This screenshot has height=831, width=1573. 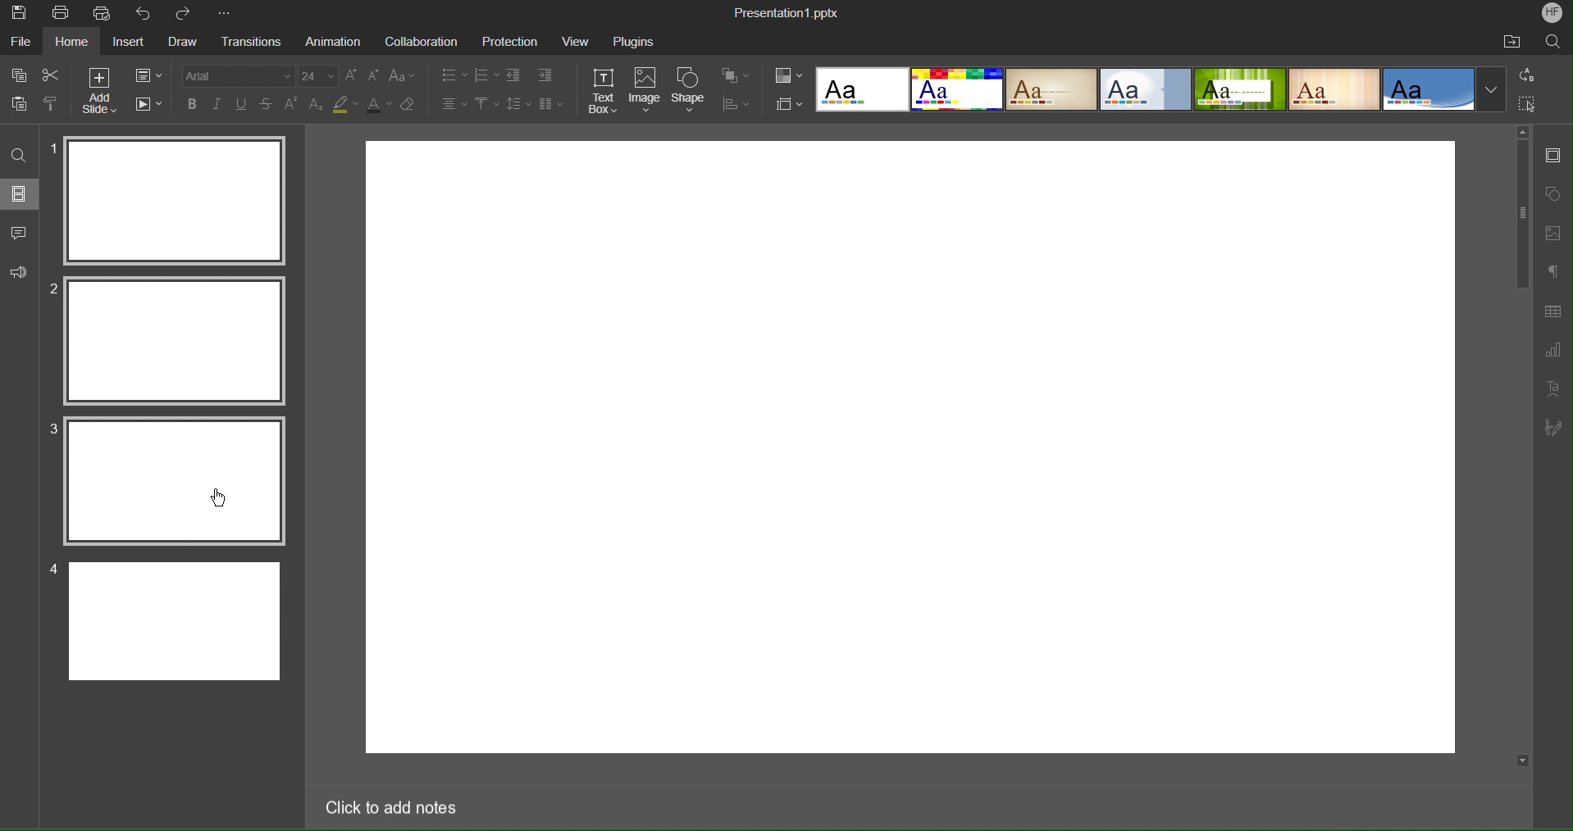 What do you see at coordinates (345, 107) in the screenshot?
I see `highlight color` at bounding box center [345, 107].